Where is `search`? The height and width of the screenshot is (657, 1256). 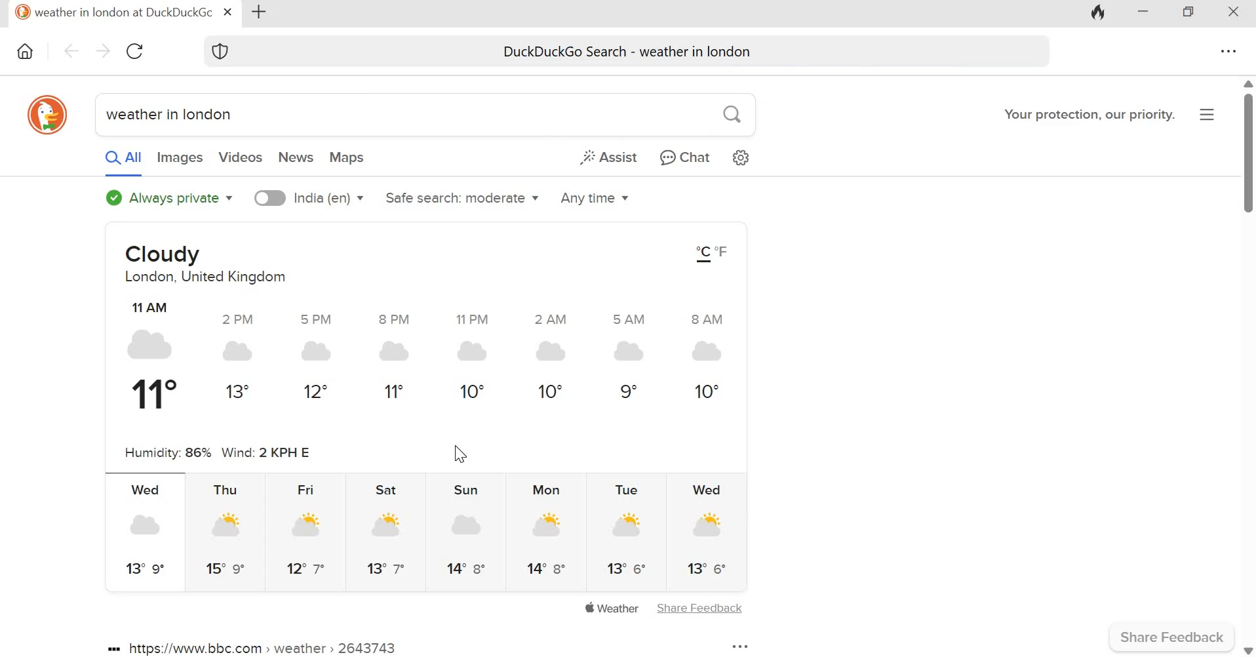
search is located at coordinates (496, 114).